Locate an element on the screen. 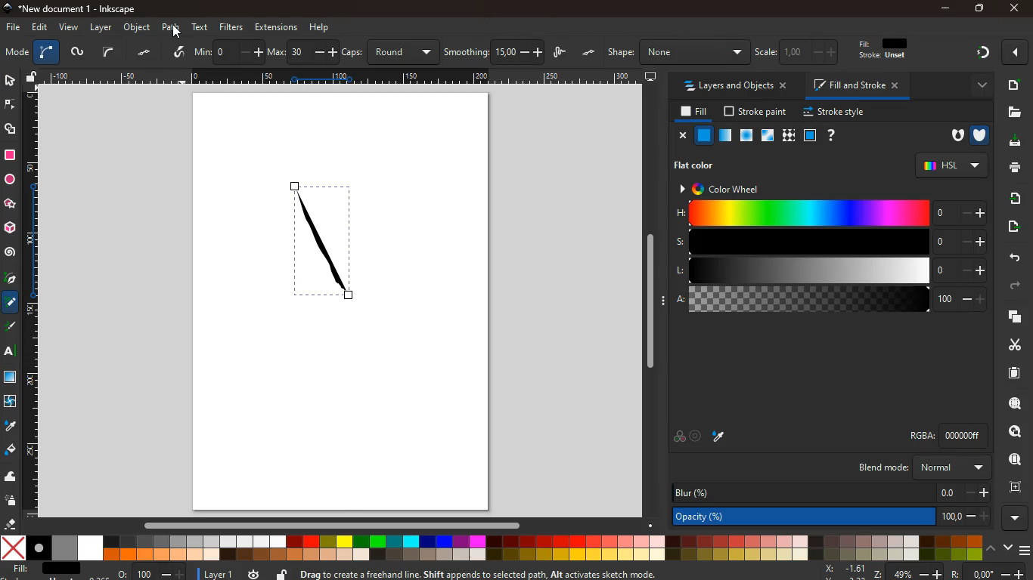 The image size is (1033, 580). file is located at coordinates (14, 28).